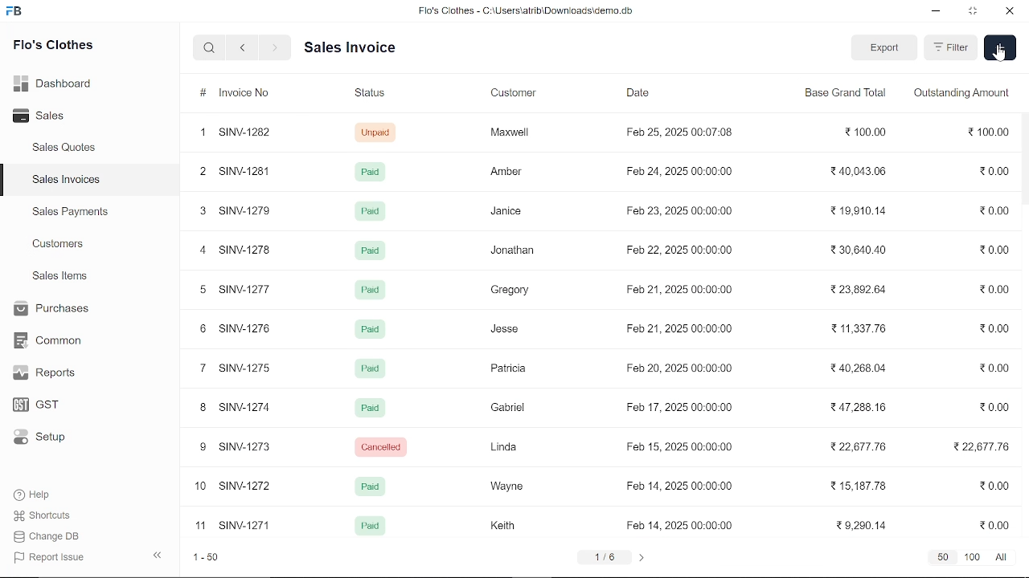  Describe the element at coordinates (604, 407) in the screenshot. I see `8 SINV-1274 Paid Gabriel Feb 17, 2025 00:00:00 247,288.16 20.00` at that location.